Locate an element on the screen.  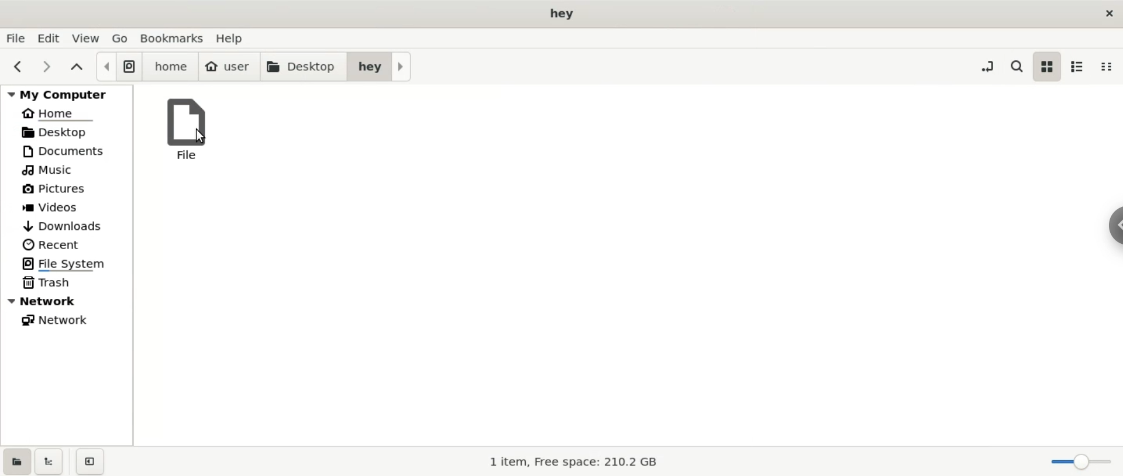
view is located at coordinates (88, 38).